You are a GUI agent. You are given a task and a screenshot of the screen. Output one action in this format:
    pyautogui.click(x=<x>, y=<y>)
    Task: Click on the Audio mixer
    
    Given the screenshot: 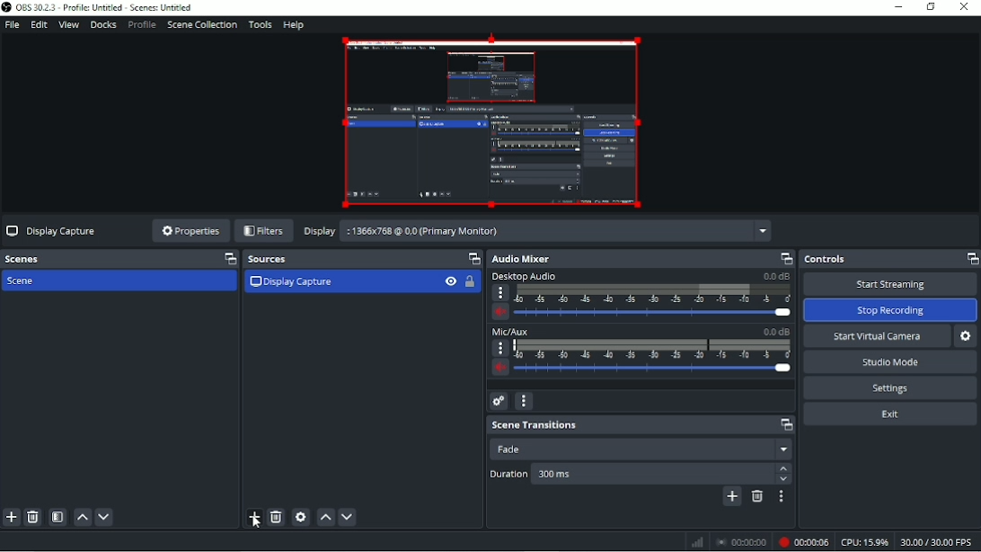 What is the action you would take?
    pyautogui.click(x=641, y=259)
    